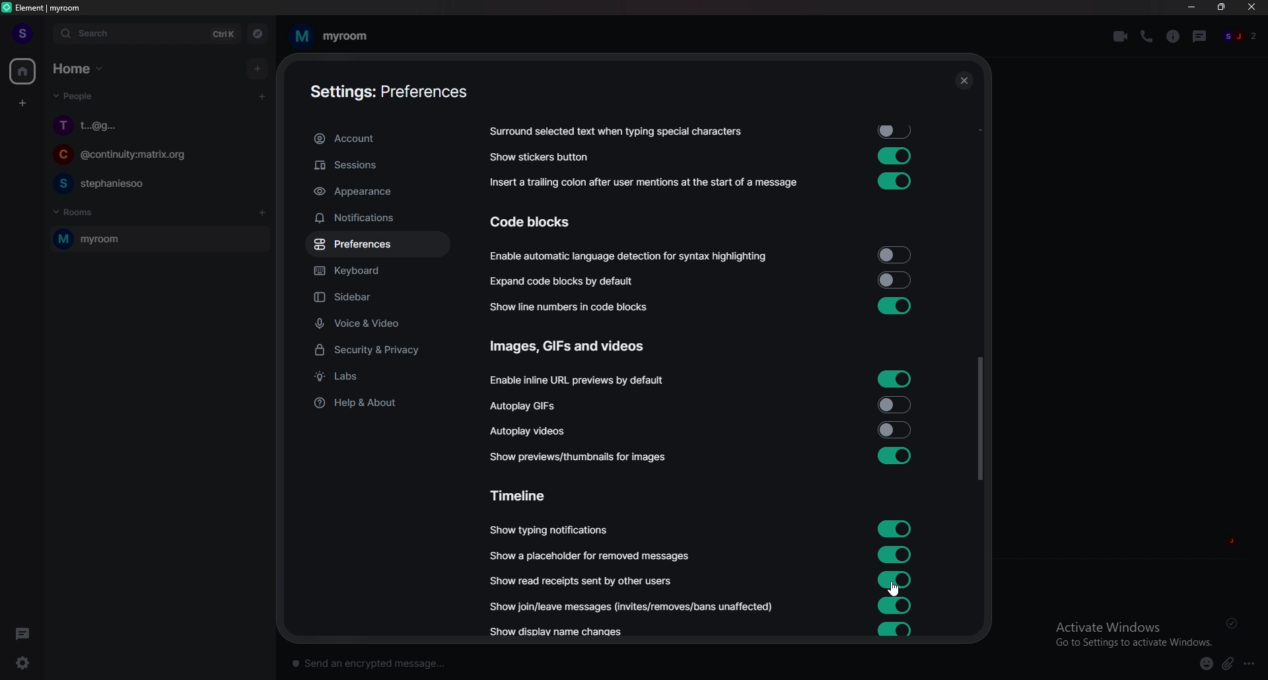  Describe the element at coordinates (263, 213) in the screenshot. I see `add rooms` at that location.